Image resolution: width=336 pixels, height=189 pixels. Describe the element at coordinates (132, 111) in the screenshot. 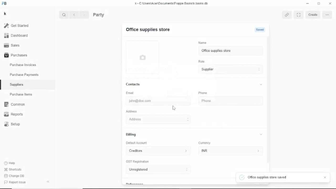

I see `Address` at that location.